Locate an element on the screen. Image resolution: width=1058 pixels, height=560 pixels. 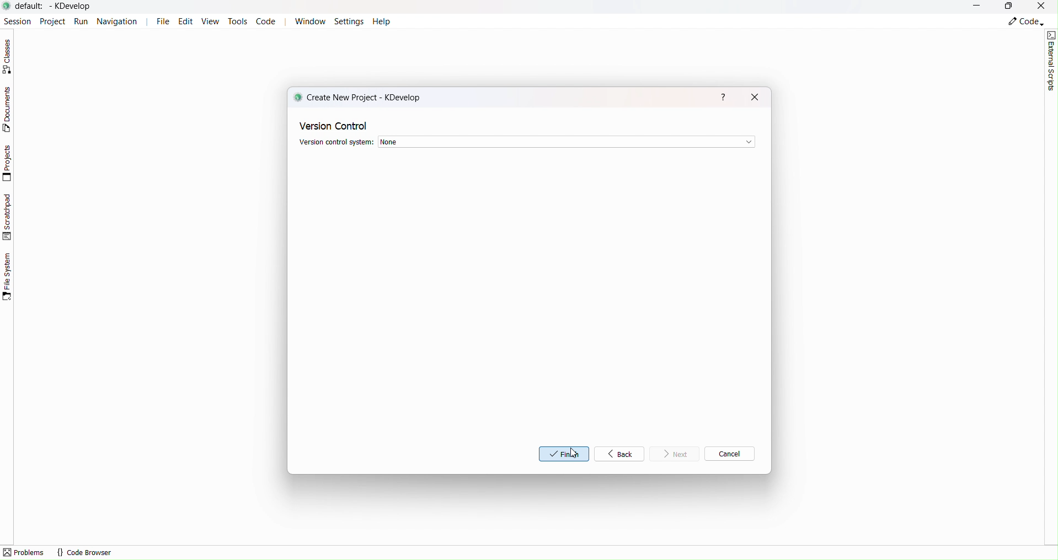
Navigation is located at coordinates (120, 21).